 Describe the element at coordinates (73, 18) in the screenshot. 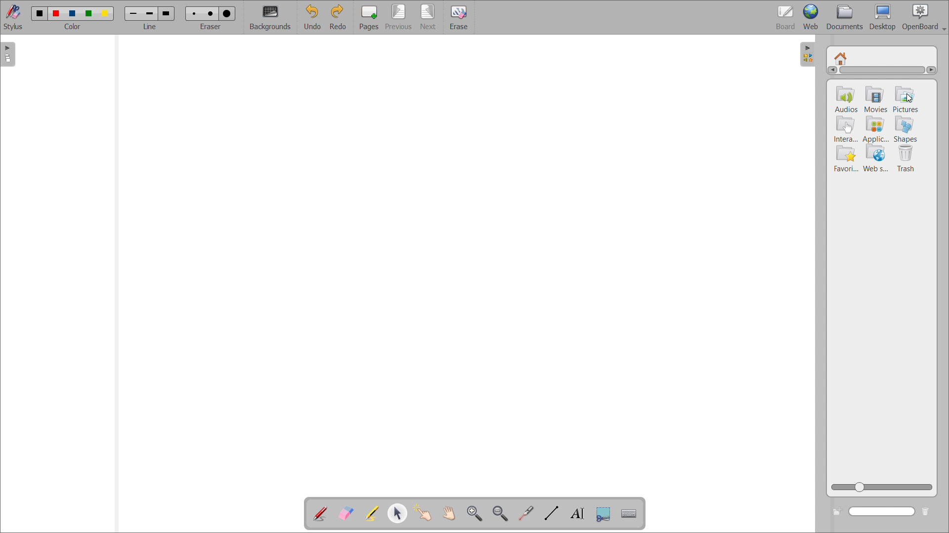

I see `select color` at that location.